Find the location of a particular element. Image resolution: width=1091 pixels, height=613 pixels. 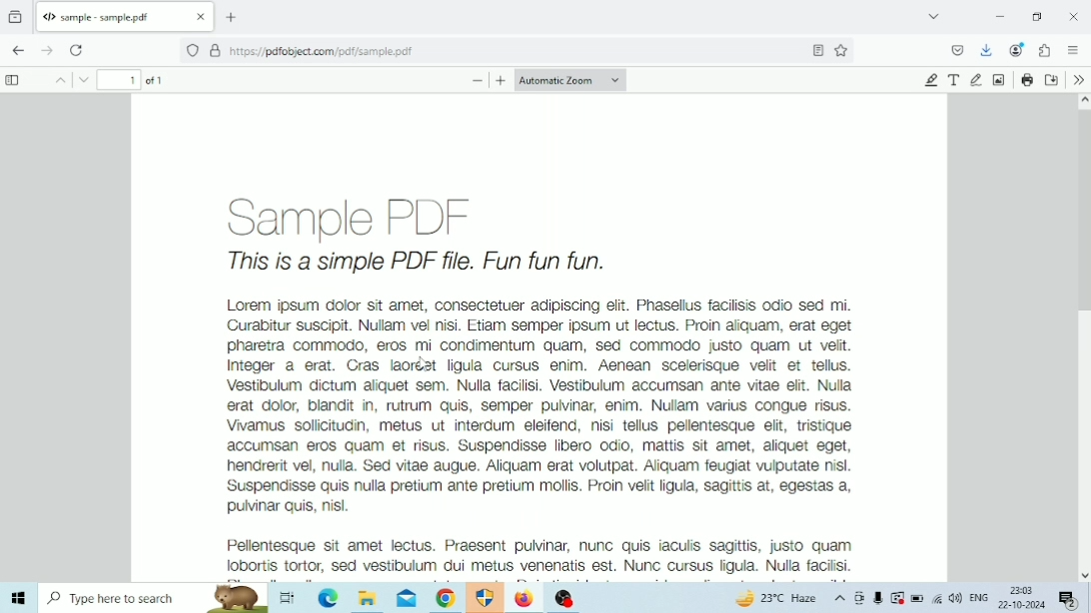

Save to pocket is located at coordinates (958, 50).